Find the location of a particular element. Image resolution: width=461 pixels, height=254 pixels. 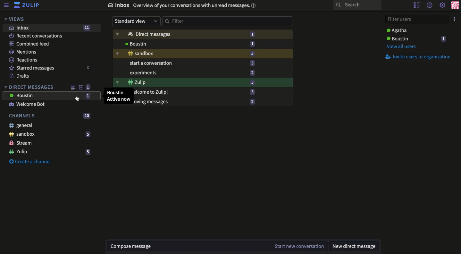

Inbox is located at coordinates (52, 28).